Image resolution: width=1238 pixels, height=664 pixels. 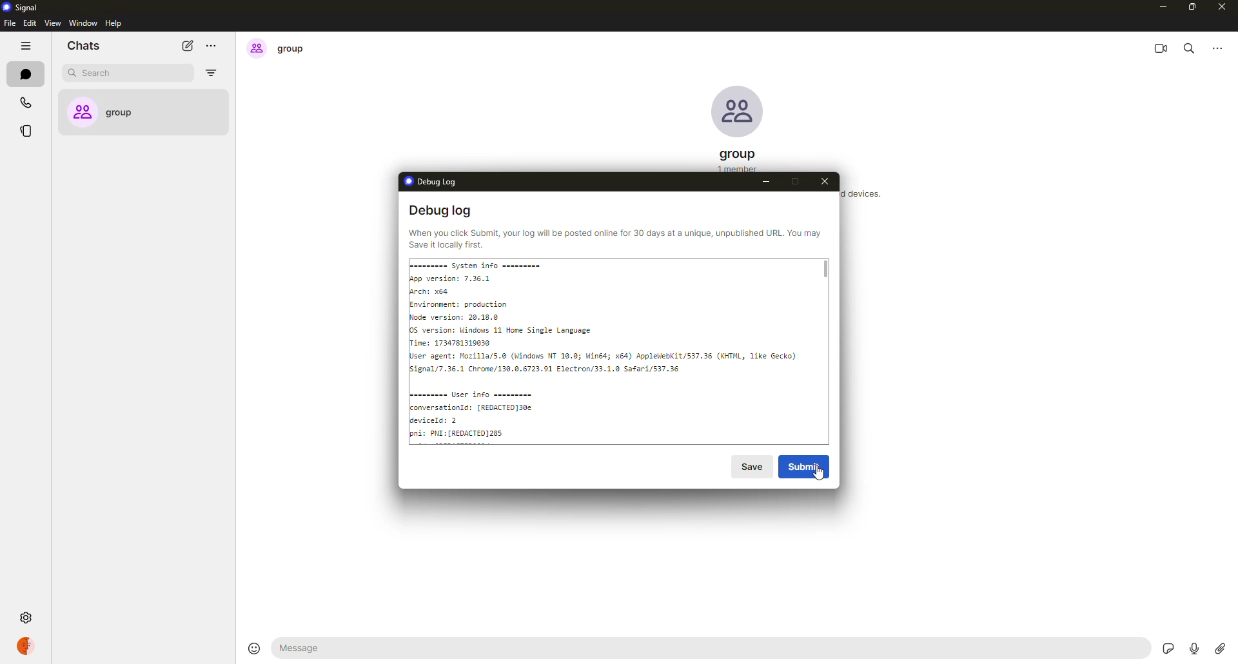 What do you see at coordinates (27, 46) in the screenshot?
I see `hide tabs` at bounding box center [27, 46].